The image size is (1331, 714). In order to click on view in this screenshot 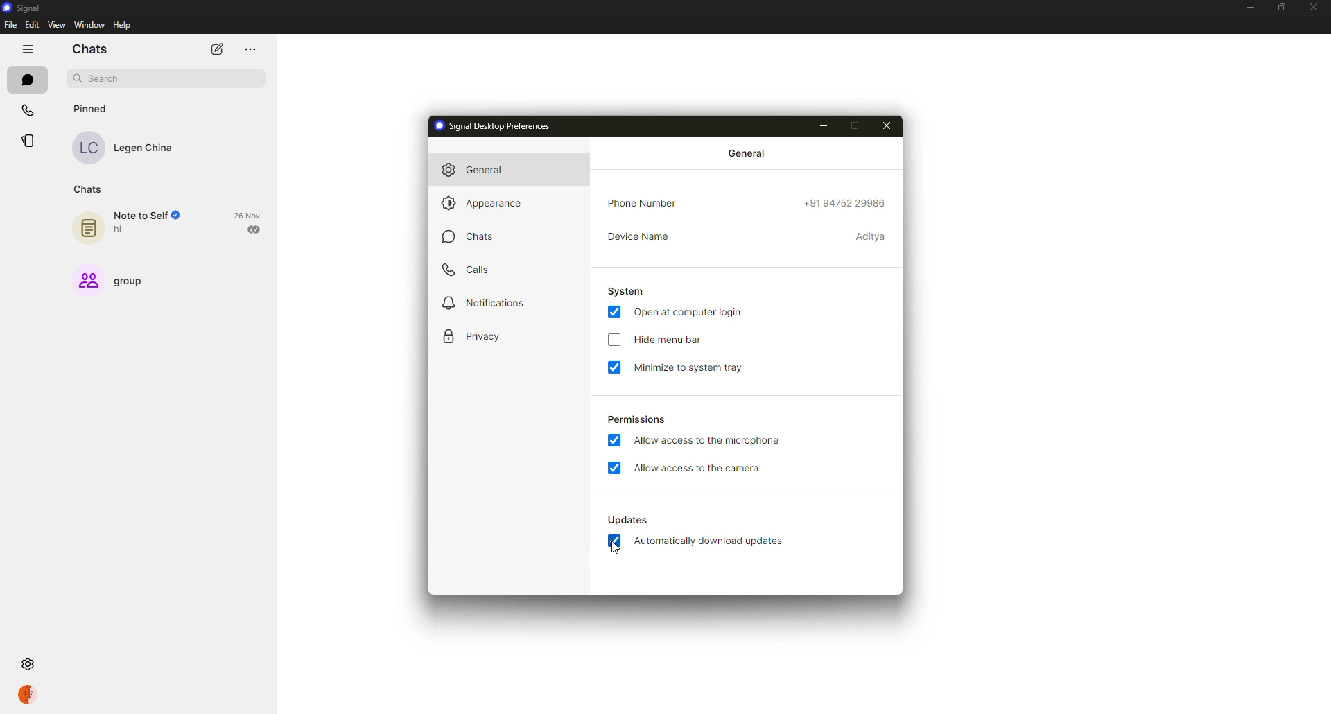, I will do `click(58, 24)`.